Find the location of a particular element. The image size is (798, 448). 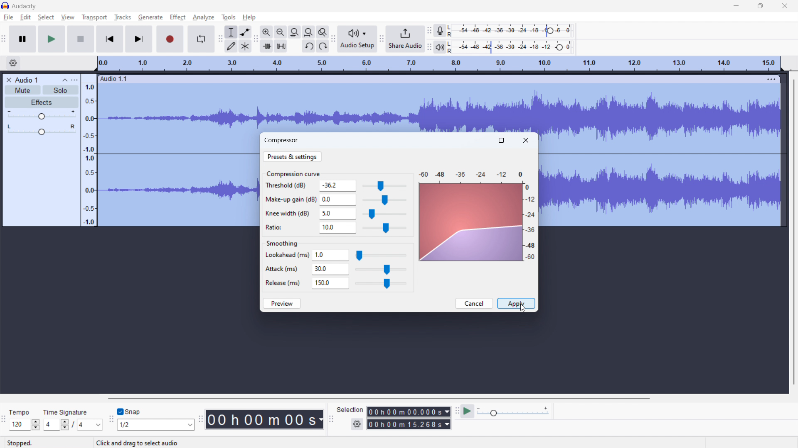

 Knee width (dB) is located at coordinates (288, 214).